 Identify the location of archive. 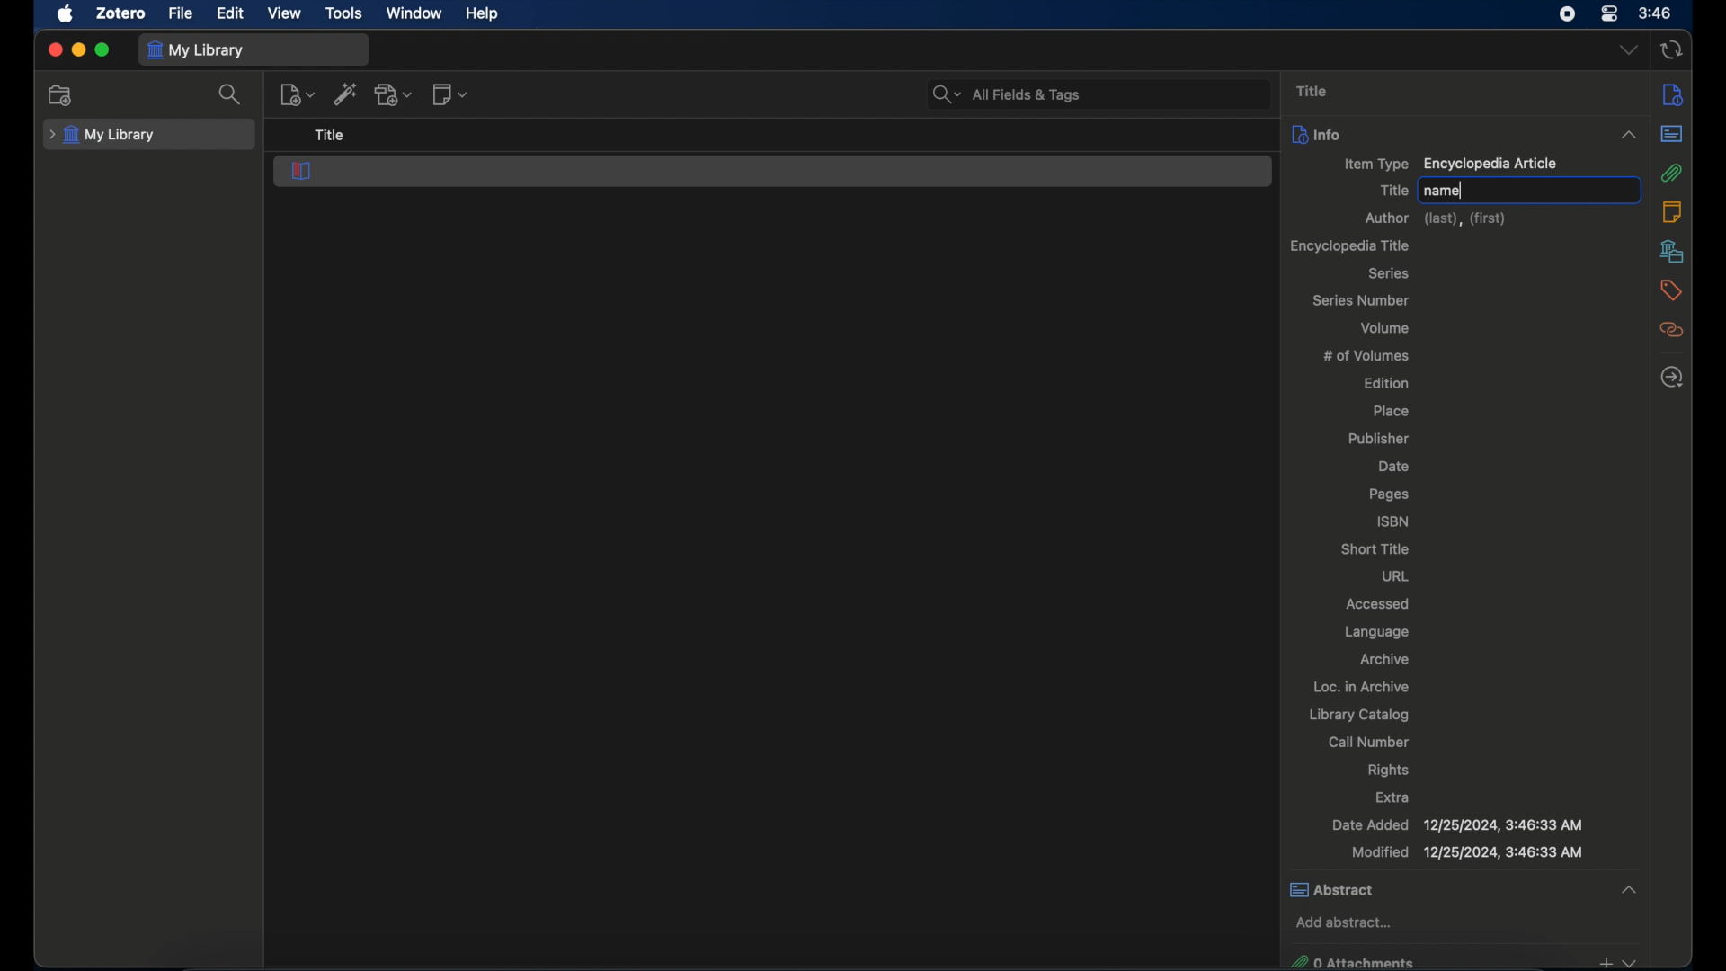
(1384, 659).